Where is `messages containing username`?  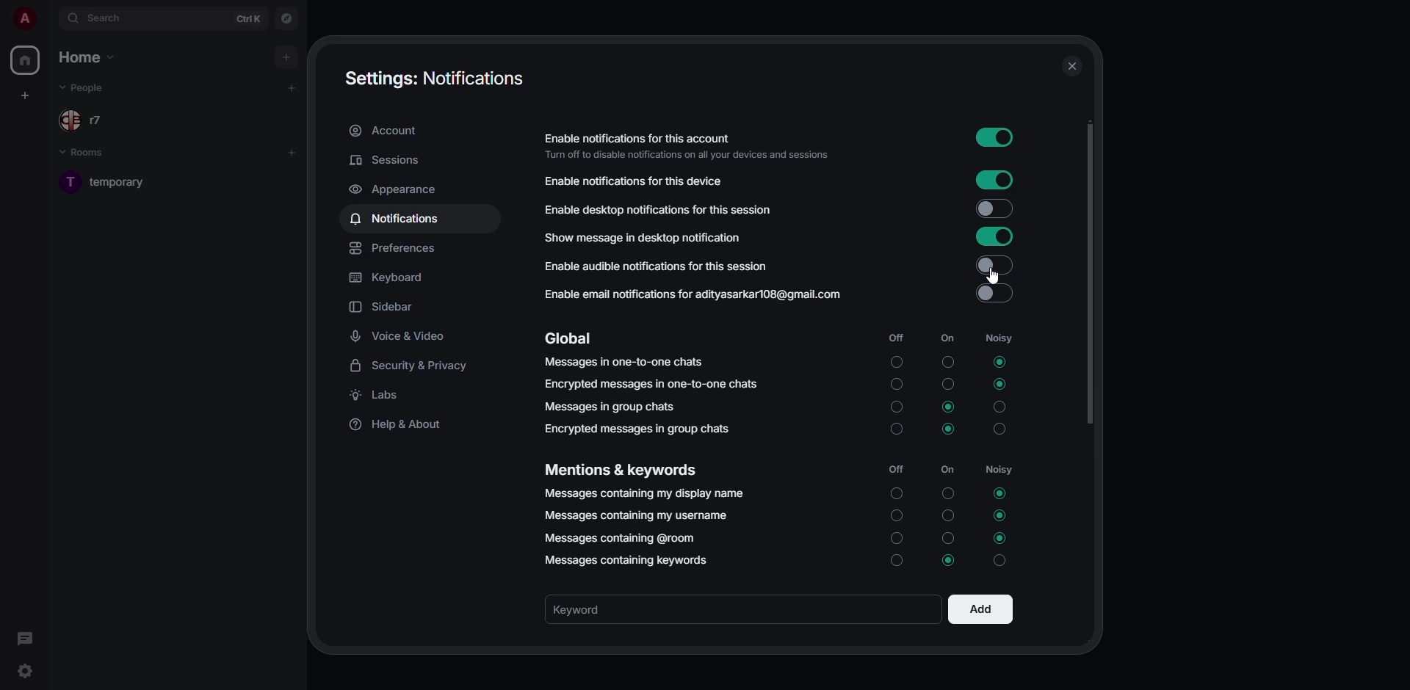
messages containing username is located at coordinates (637, 515).